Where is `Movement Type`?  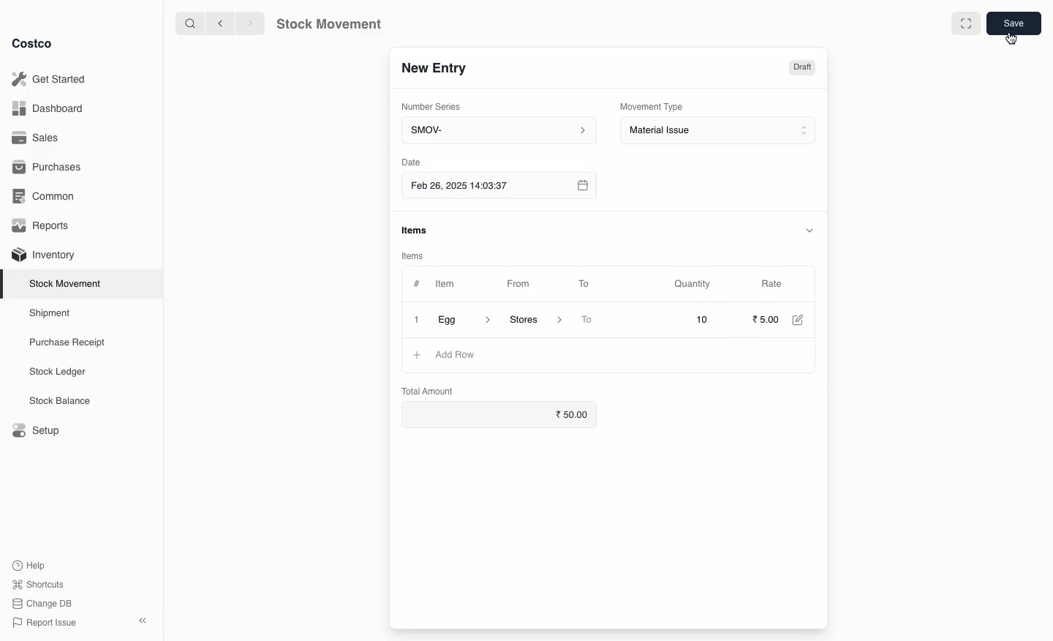
Movement Type is located at coordinates (652, 106).